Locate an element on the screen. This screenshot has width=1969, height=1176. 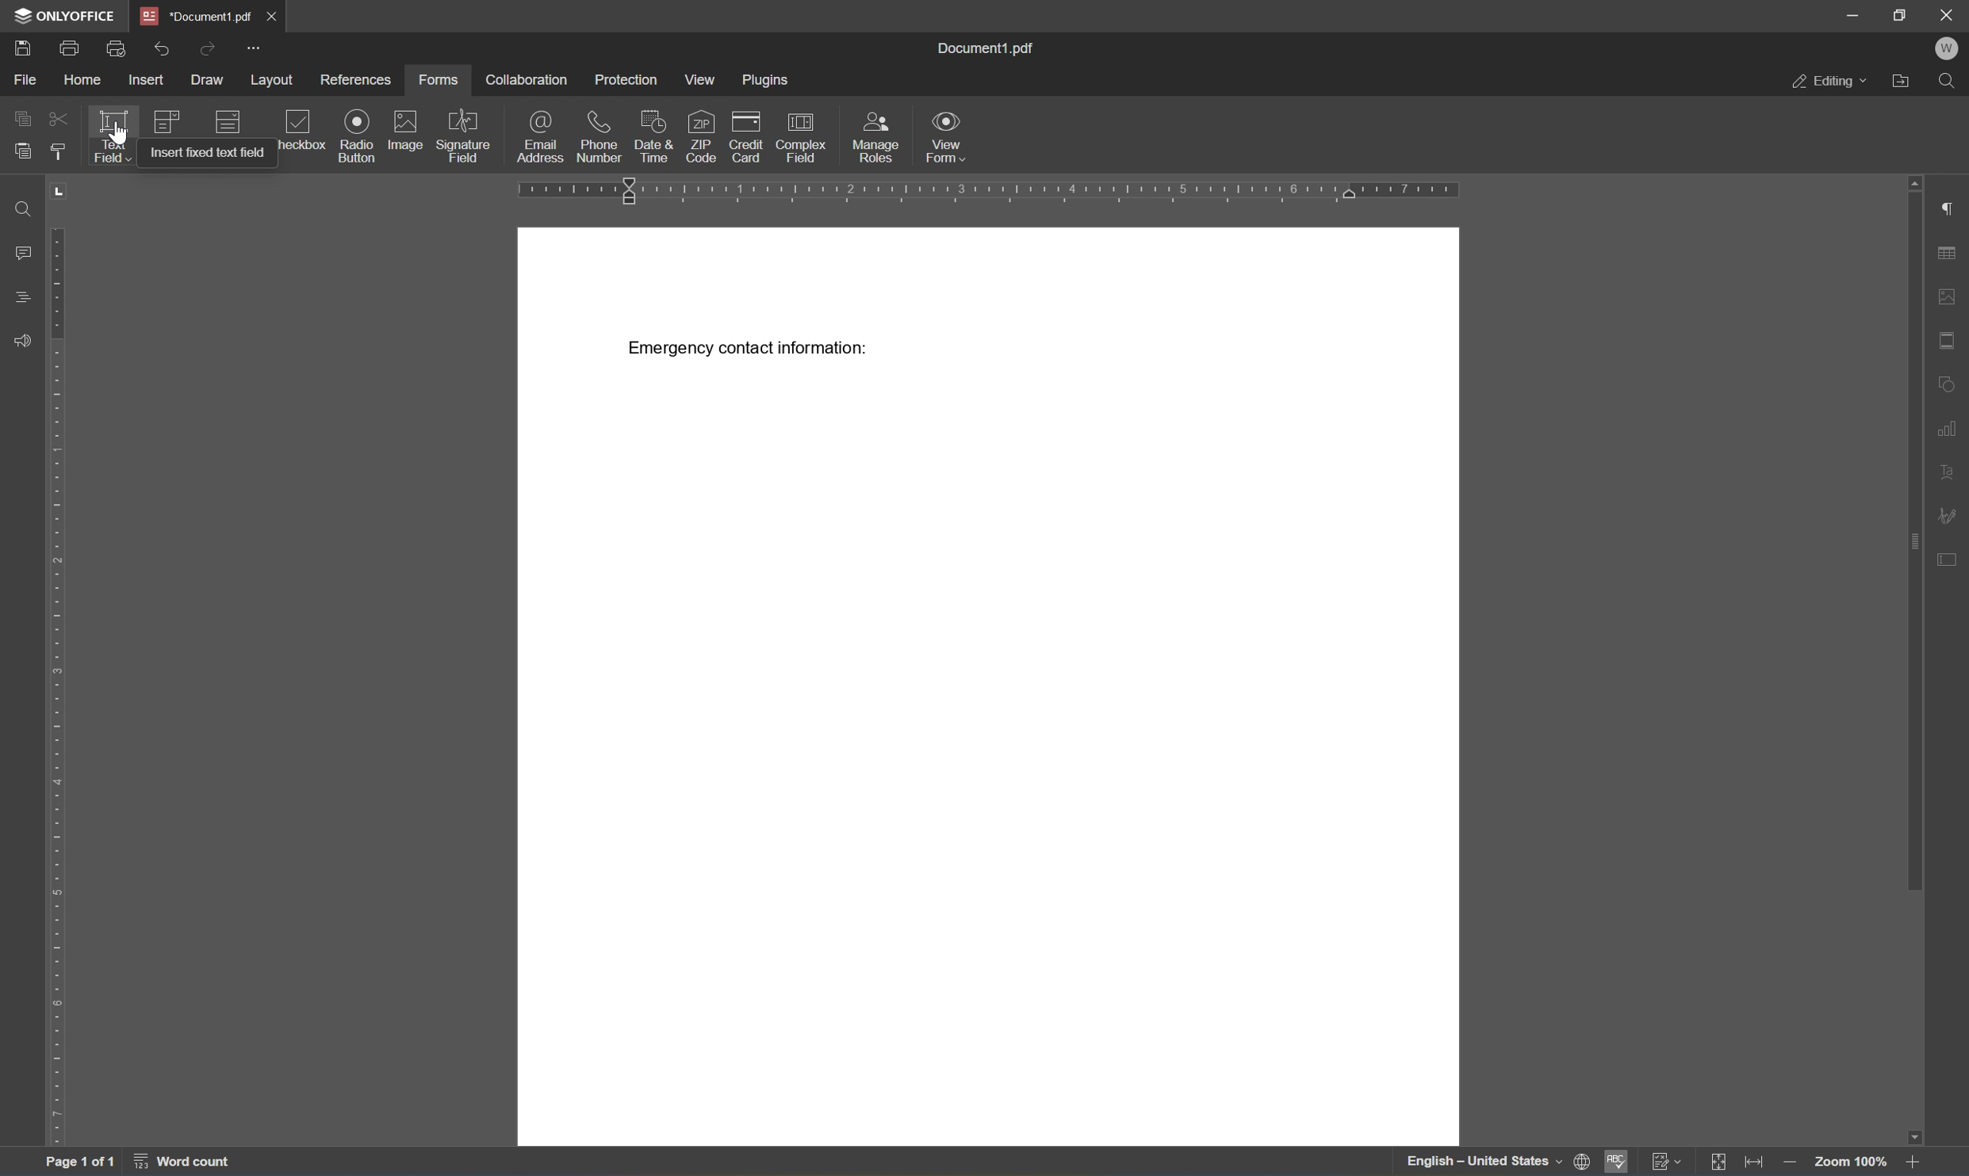
find is located at coordinates (1949, 80).